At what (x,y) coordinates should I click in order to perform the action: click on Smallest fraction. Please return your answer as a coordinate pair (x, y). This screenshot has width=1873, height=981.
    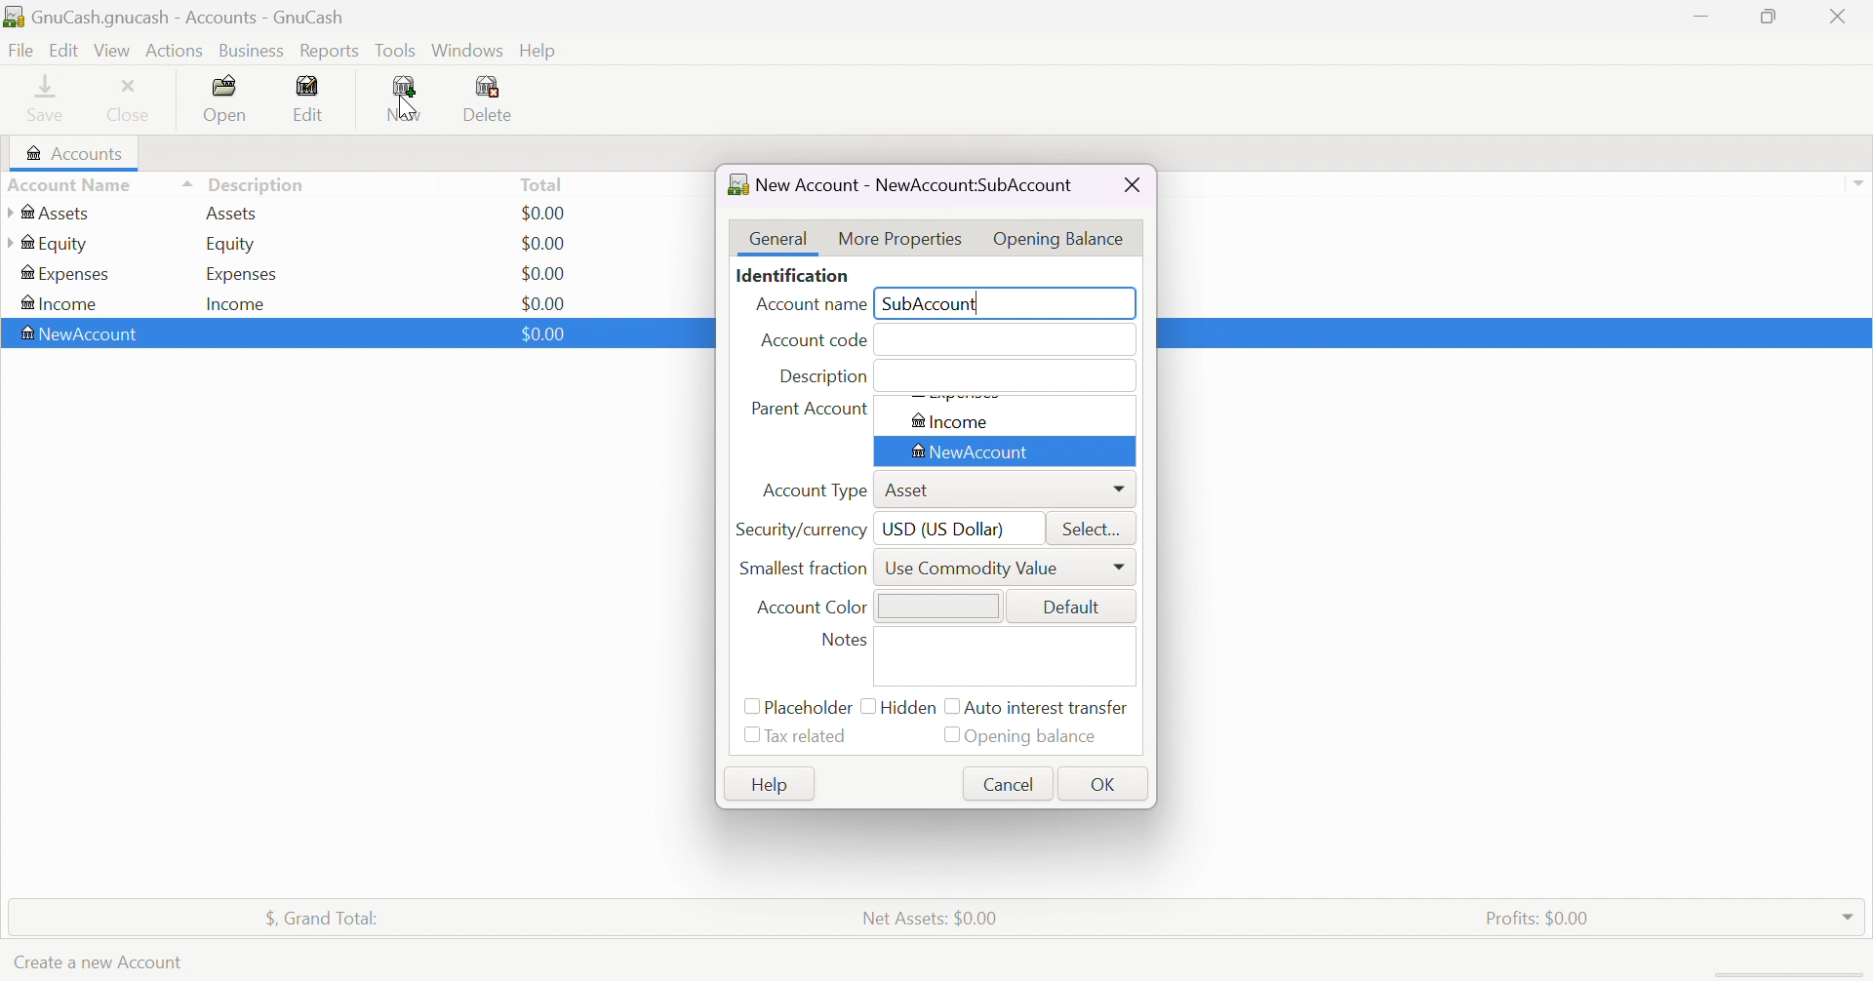
    Looking at the image, I should click on (805, 569).